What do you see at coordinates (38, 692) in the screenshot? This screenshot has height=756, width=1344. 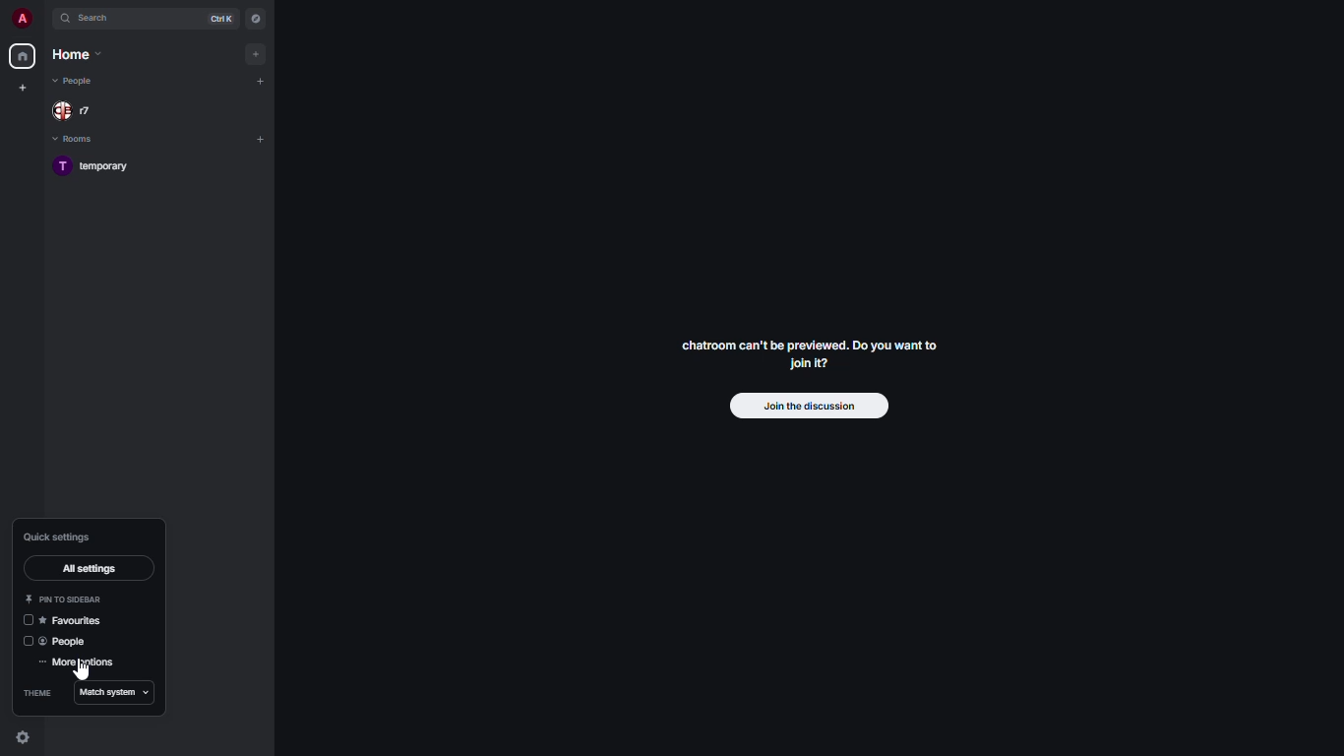 I see `theme` at bounding box center [38, 692].